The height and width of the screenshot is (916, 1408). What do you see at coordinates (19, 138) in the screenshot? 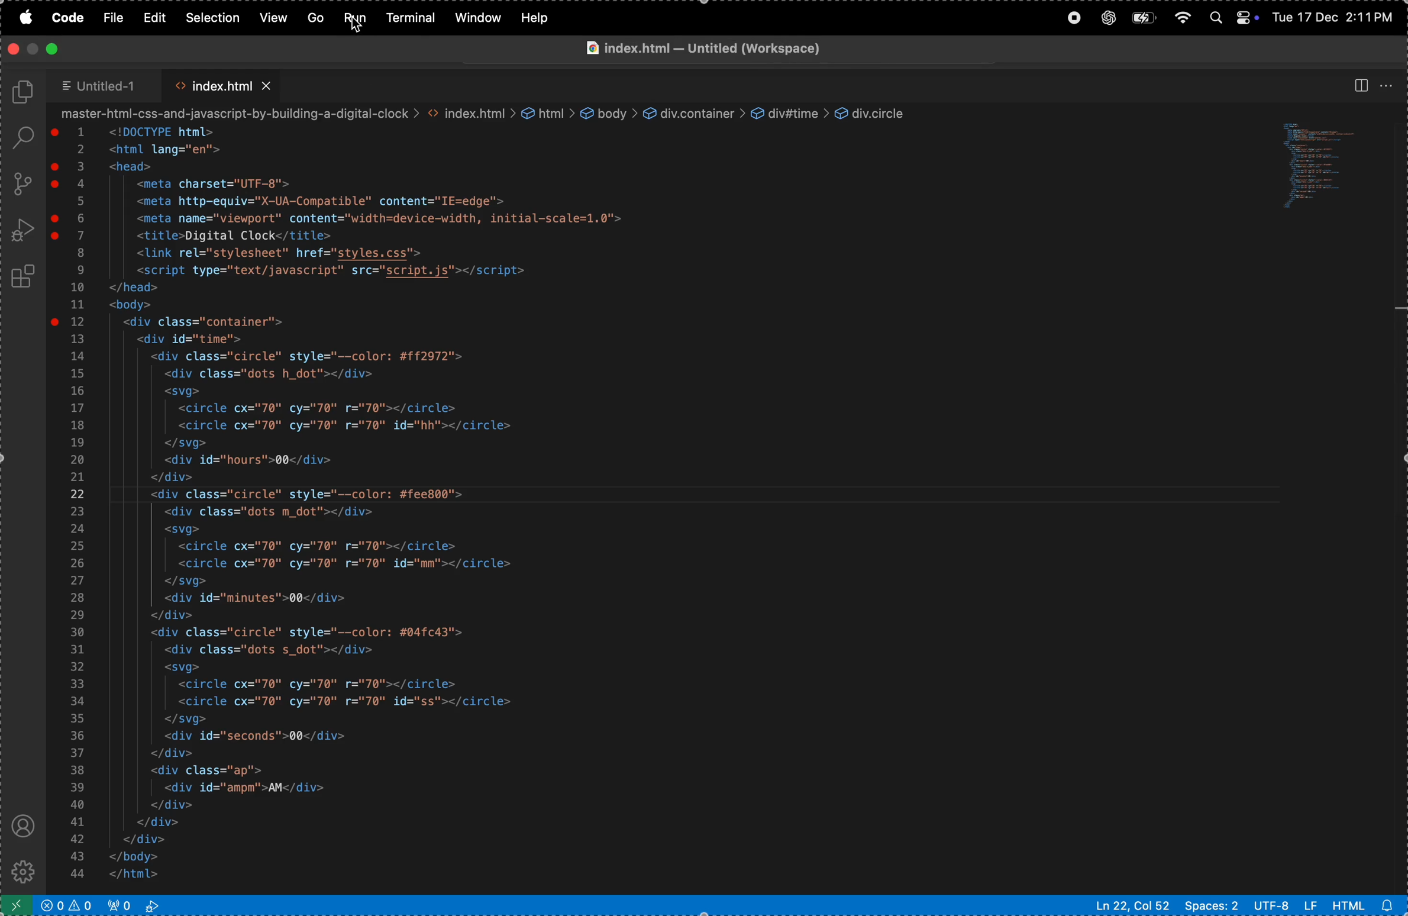
I see `search` at bounding box center [19, 138].